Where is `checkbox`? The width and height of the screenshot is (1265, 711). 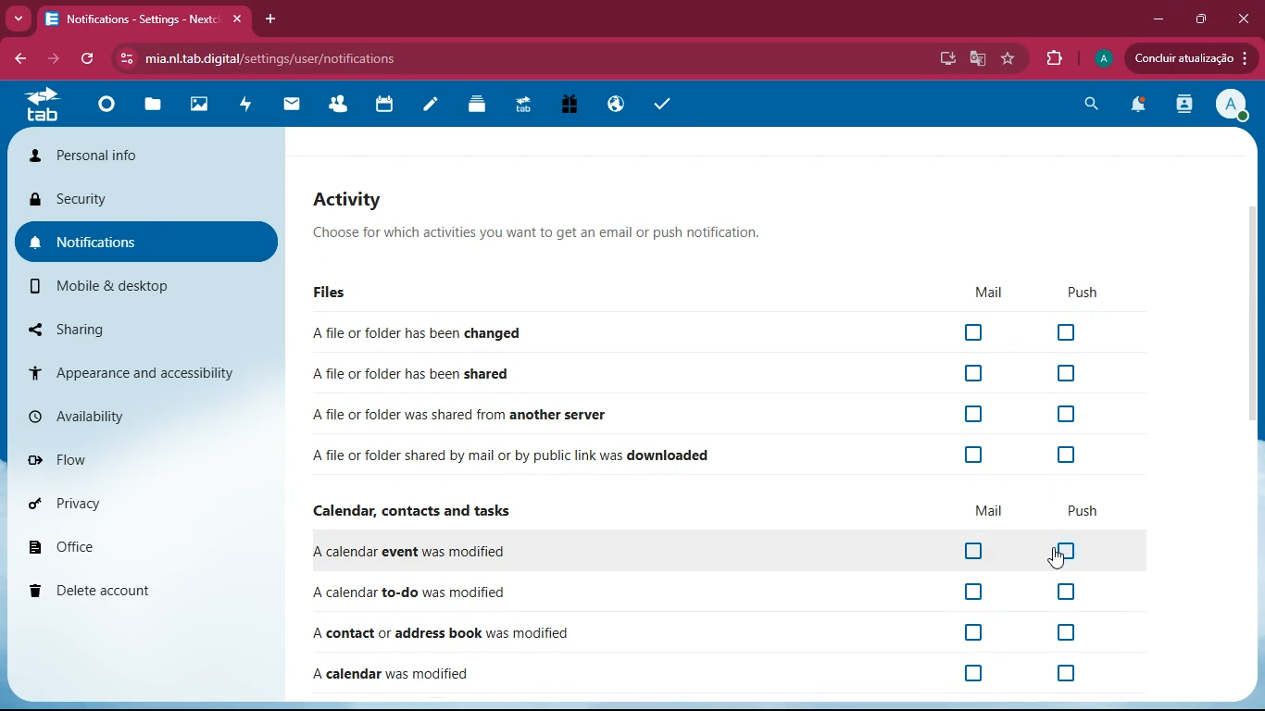 checkbox is located at coordinates (1068, 454).